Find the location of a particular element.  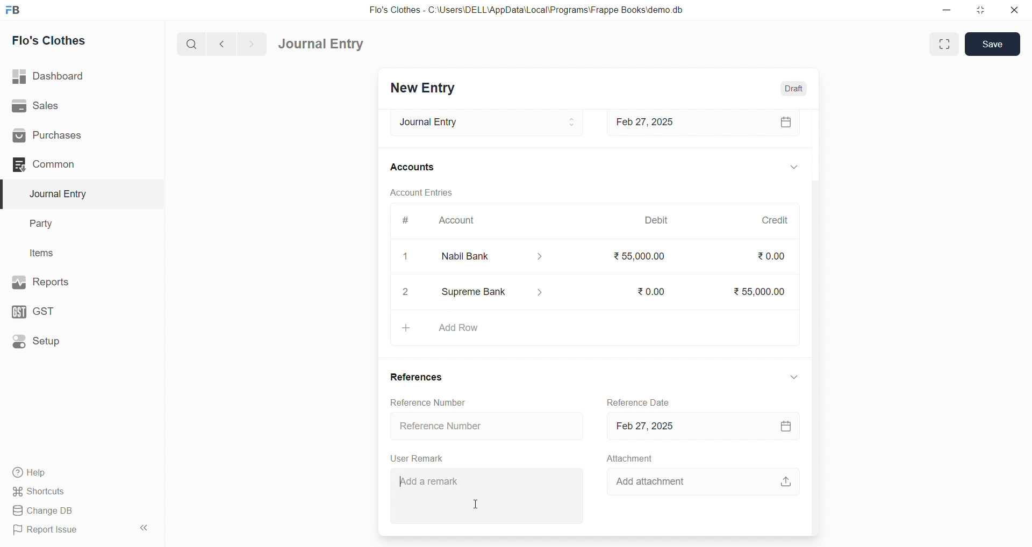

logo is located at coordinates (17, 9).